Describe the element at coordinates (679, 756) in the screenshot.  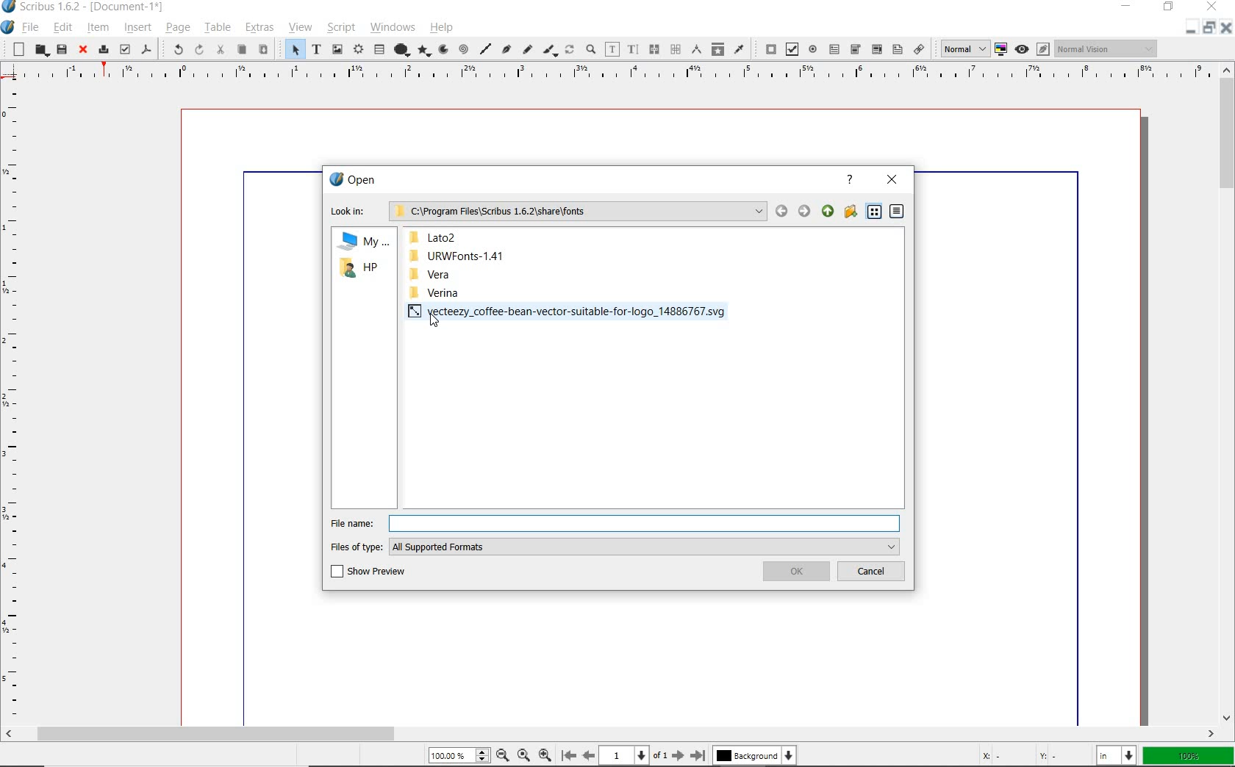
I see `Next Page` at that location.